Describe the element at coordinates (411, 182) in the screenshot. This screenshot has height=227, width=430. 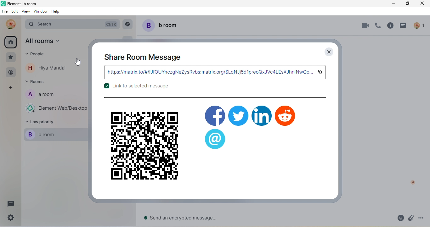
I see `h` at that location.